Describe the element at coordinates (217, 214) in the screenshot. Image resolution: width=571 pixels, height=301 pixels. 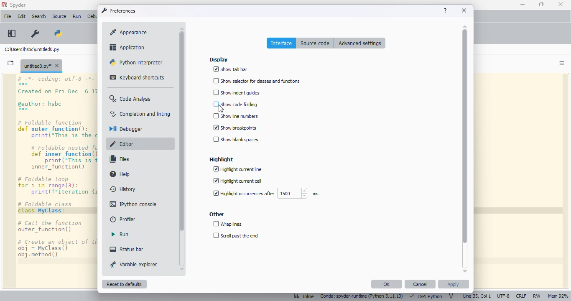
I see `other` at that location.